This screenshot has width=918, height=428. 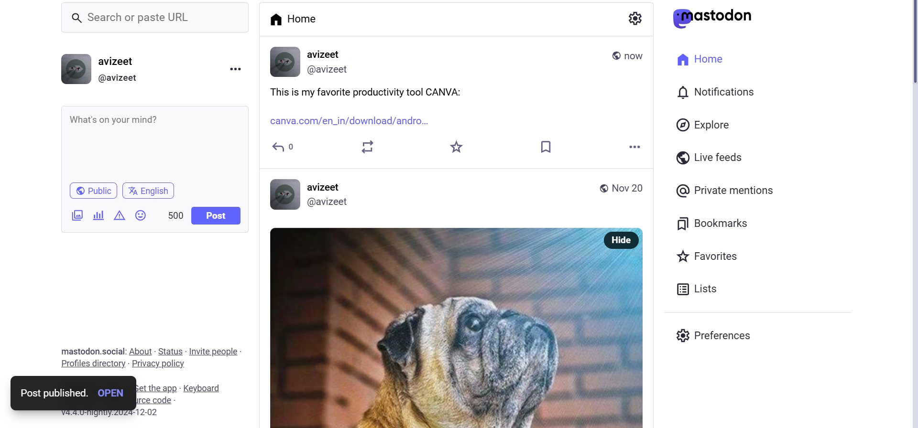 What do you see at coordinates (696, 58) in the screenshot?
I see `home` at bounding box center [696, 58].